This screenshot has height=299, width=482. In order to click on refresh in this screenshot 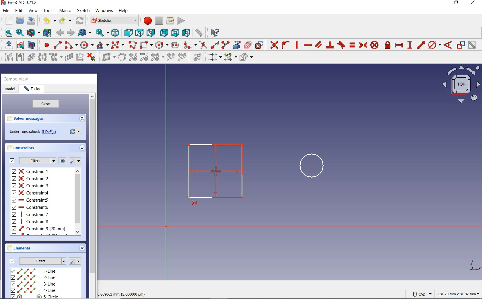, I will do `click(80, 21)`.